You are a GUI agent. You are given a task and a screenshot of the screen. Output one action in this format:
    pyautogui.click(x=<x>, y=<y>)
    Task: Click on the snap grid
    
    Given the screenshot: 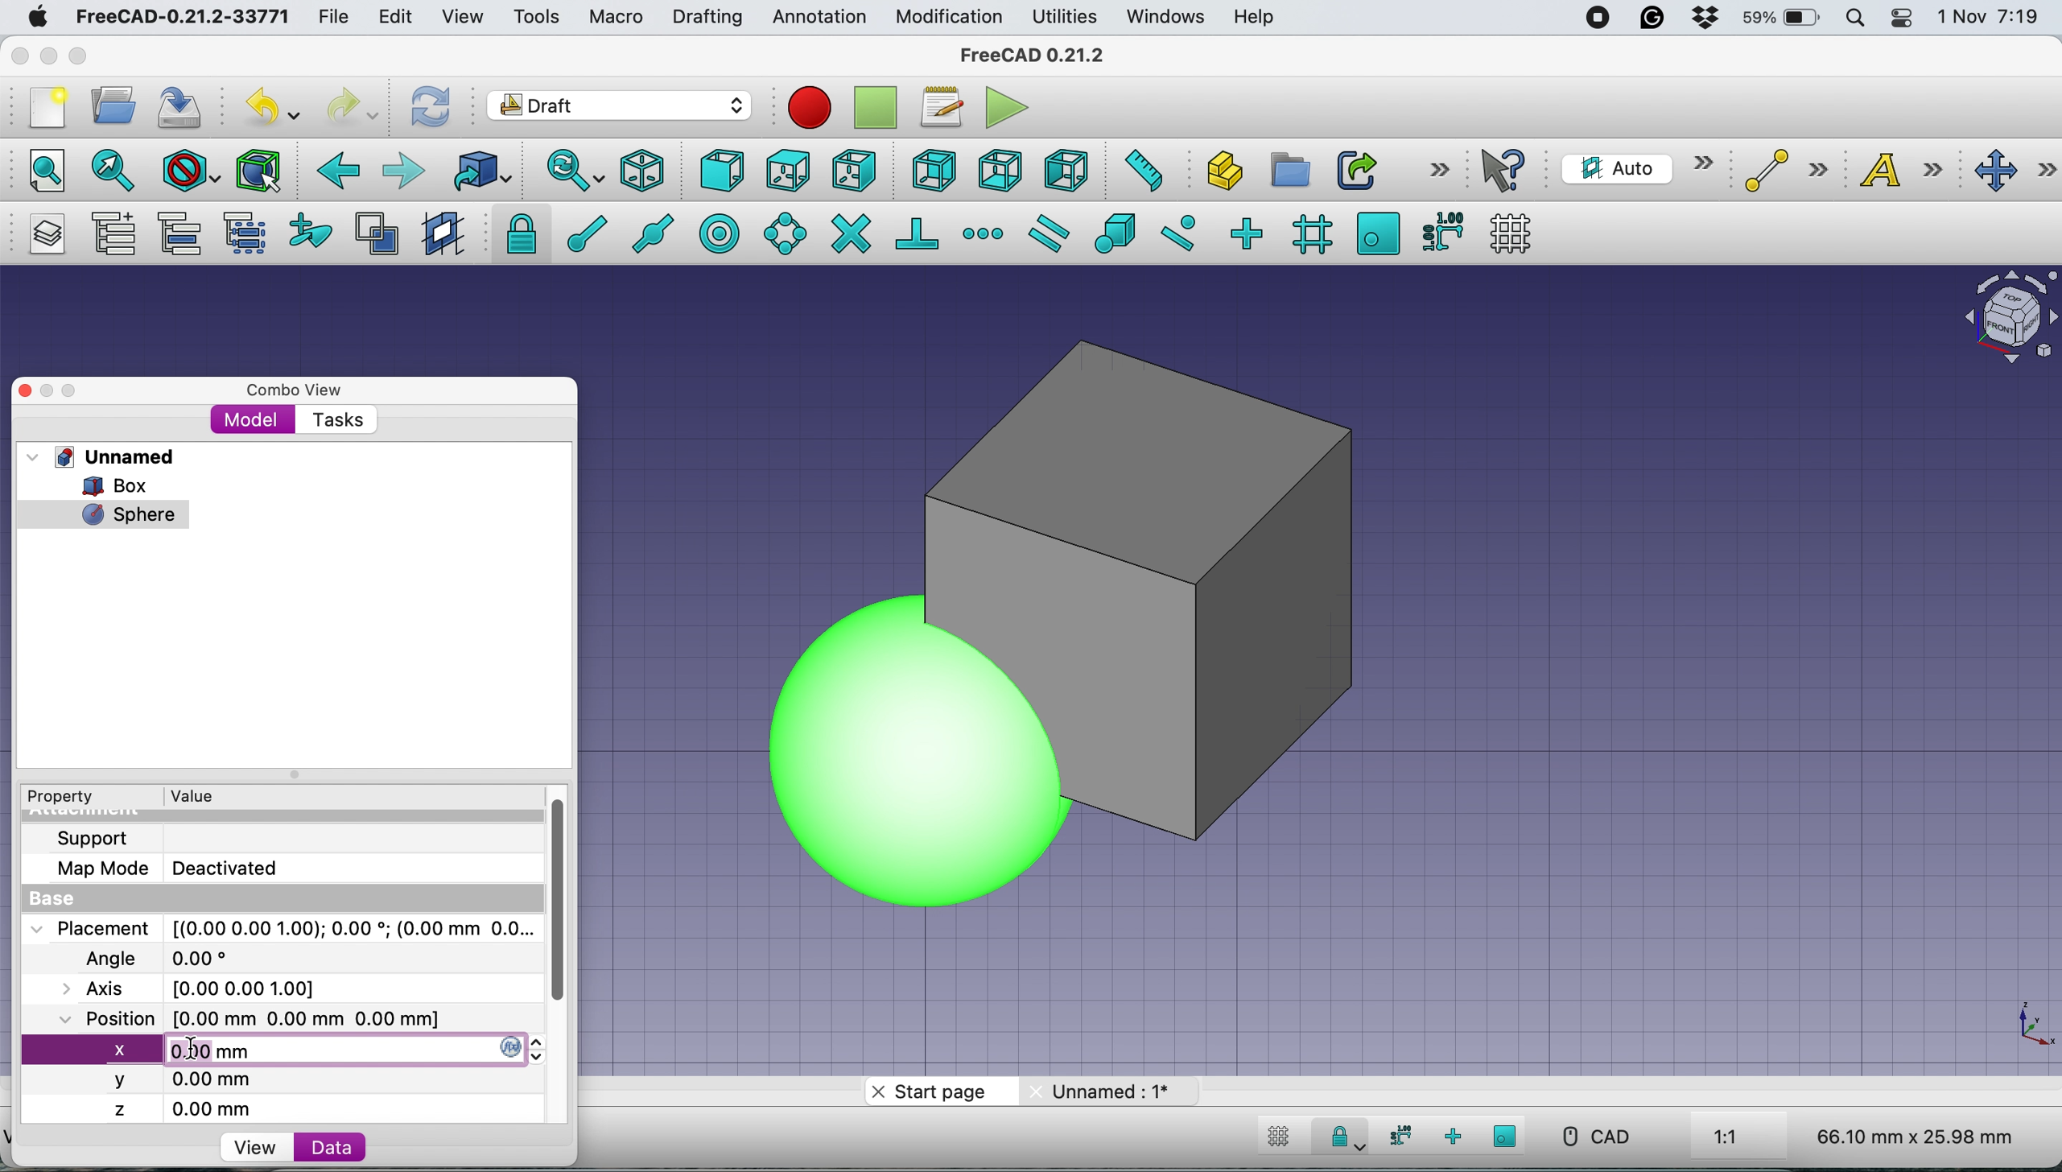 What is the action you would take?
    pyautogui.click(x=1309, y=233)
    